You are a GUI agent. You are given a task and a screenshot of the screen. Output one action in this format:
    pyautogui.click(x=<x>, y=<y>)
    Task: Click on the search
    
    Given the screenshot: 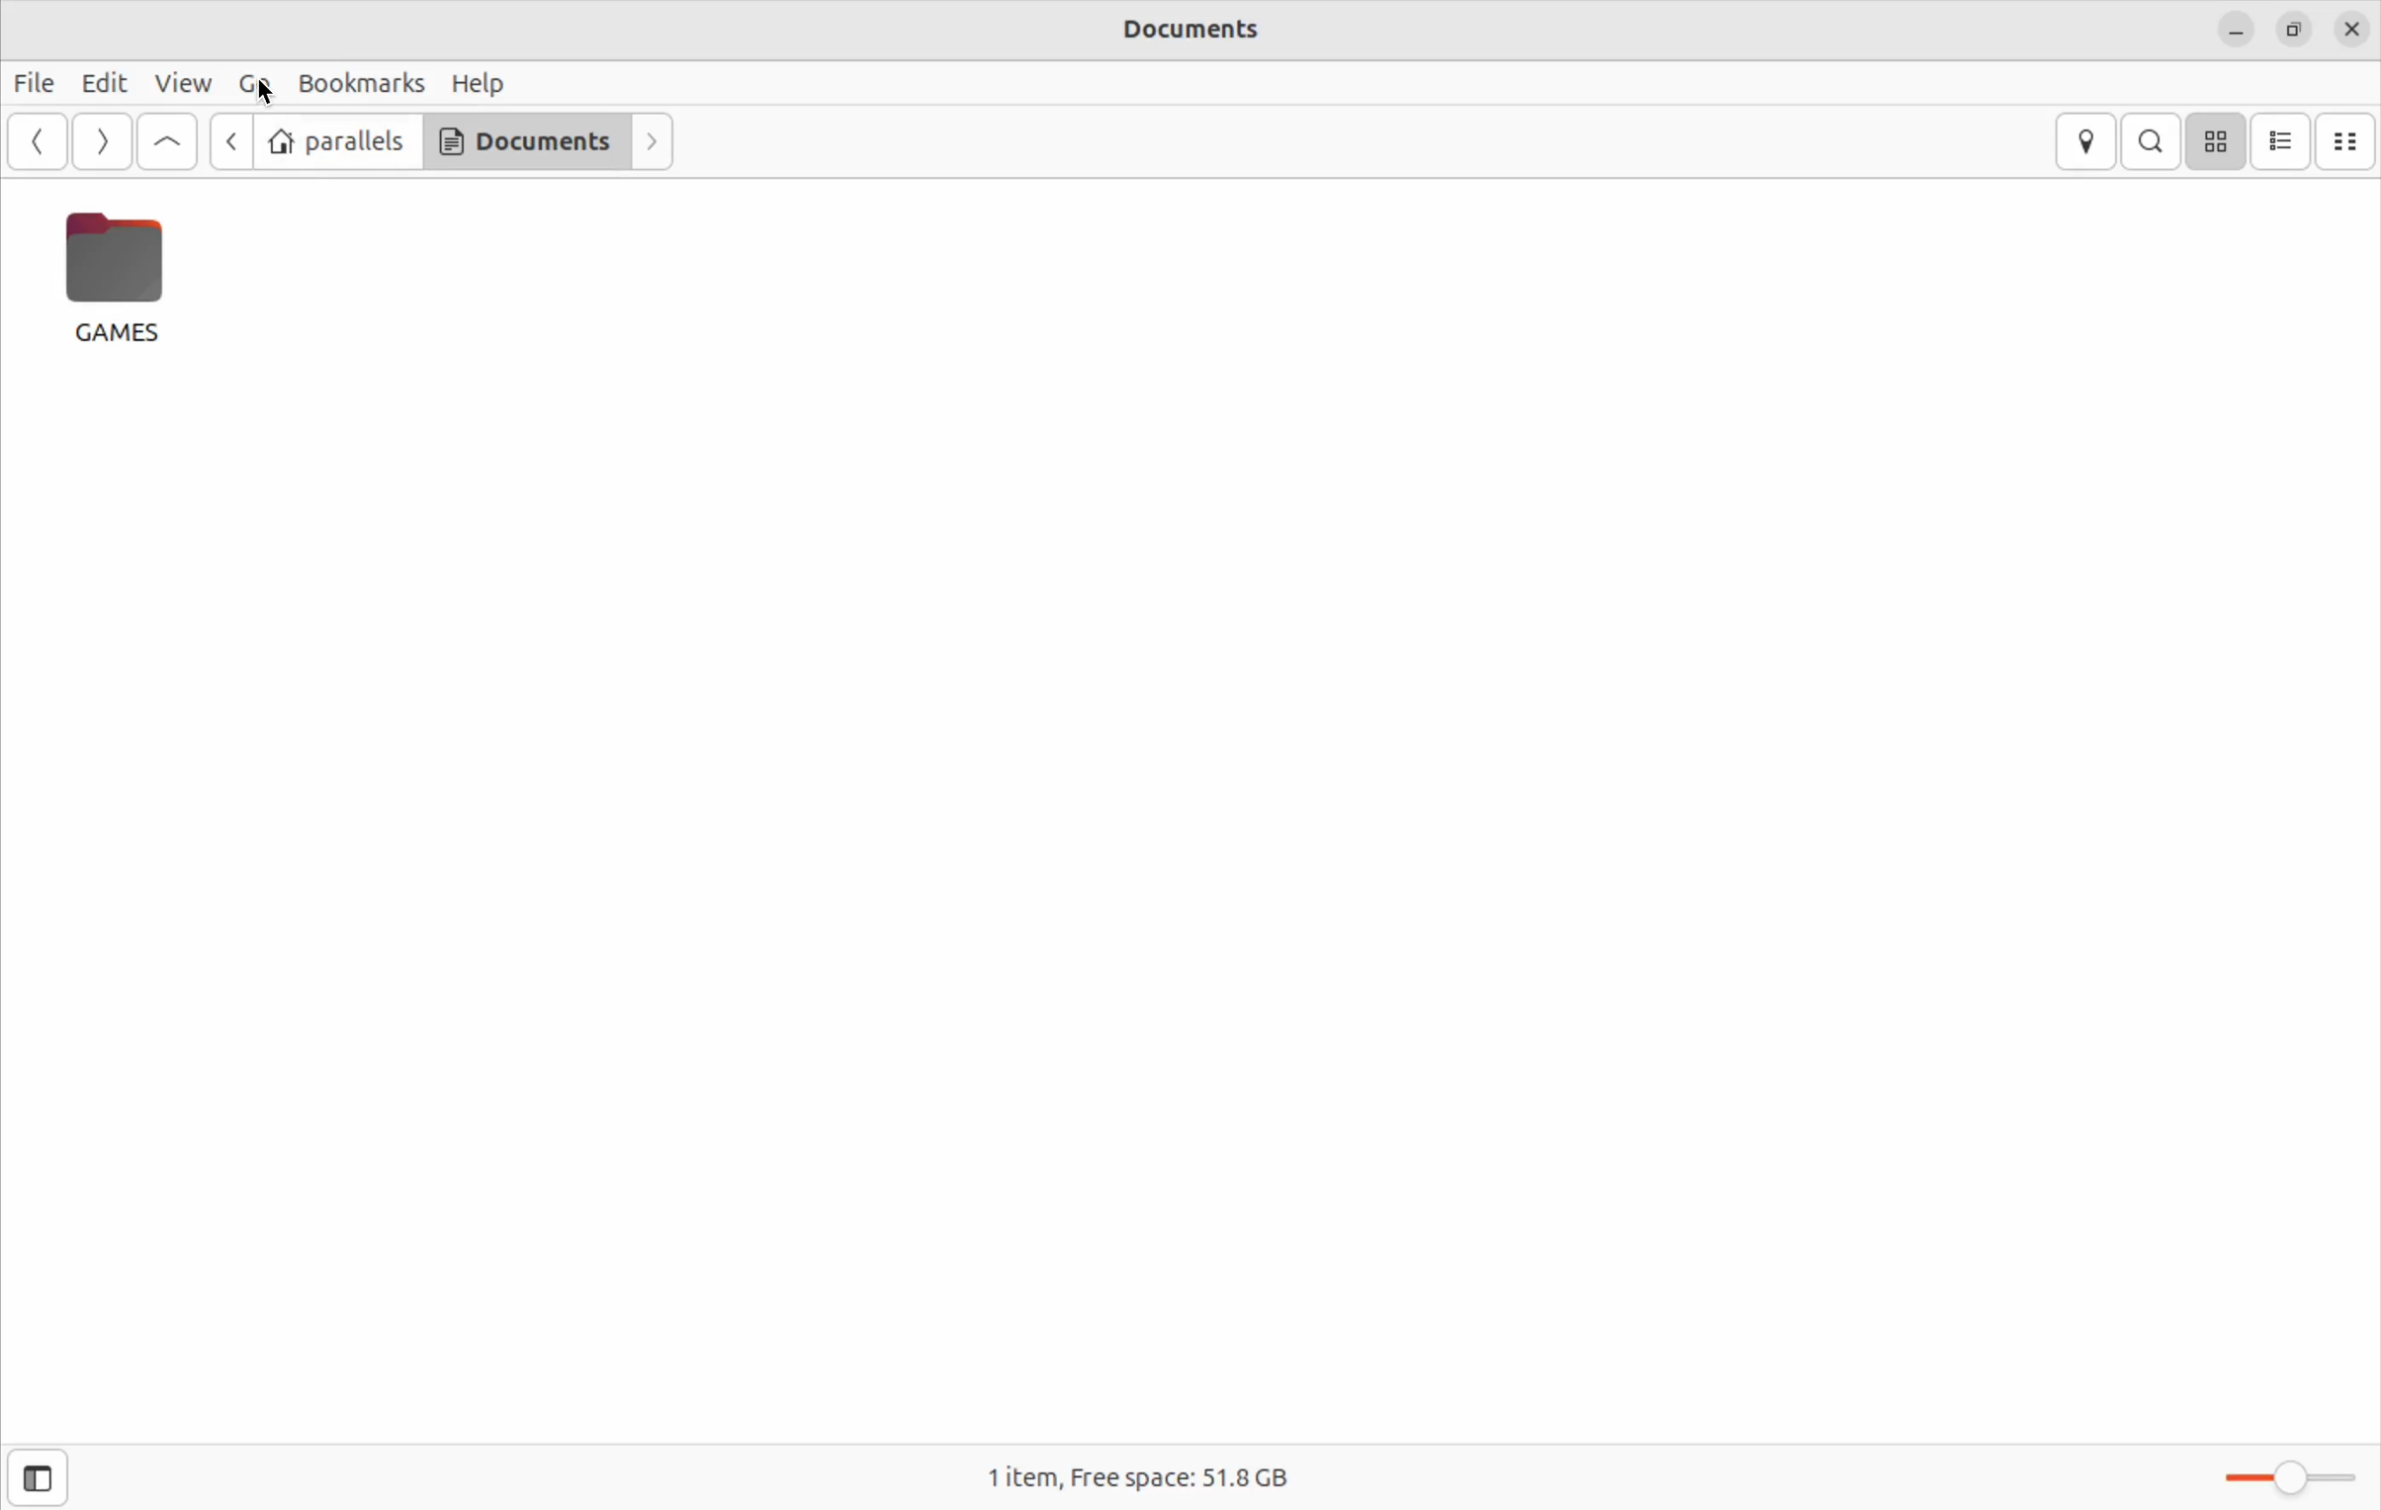 What is the action you would take?
    pyautogui.click(x=2153, y=143)
    